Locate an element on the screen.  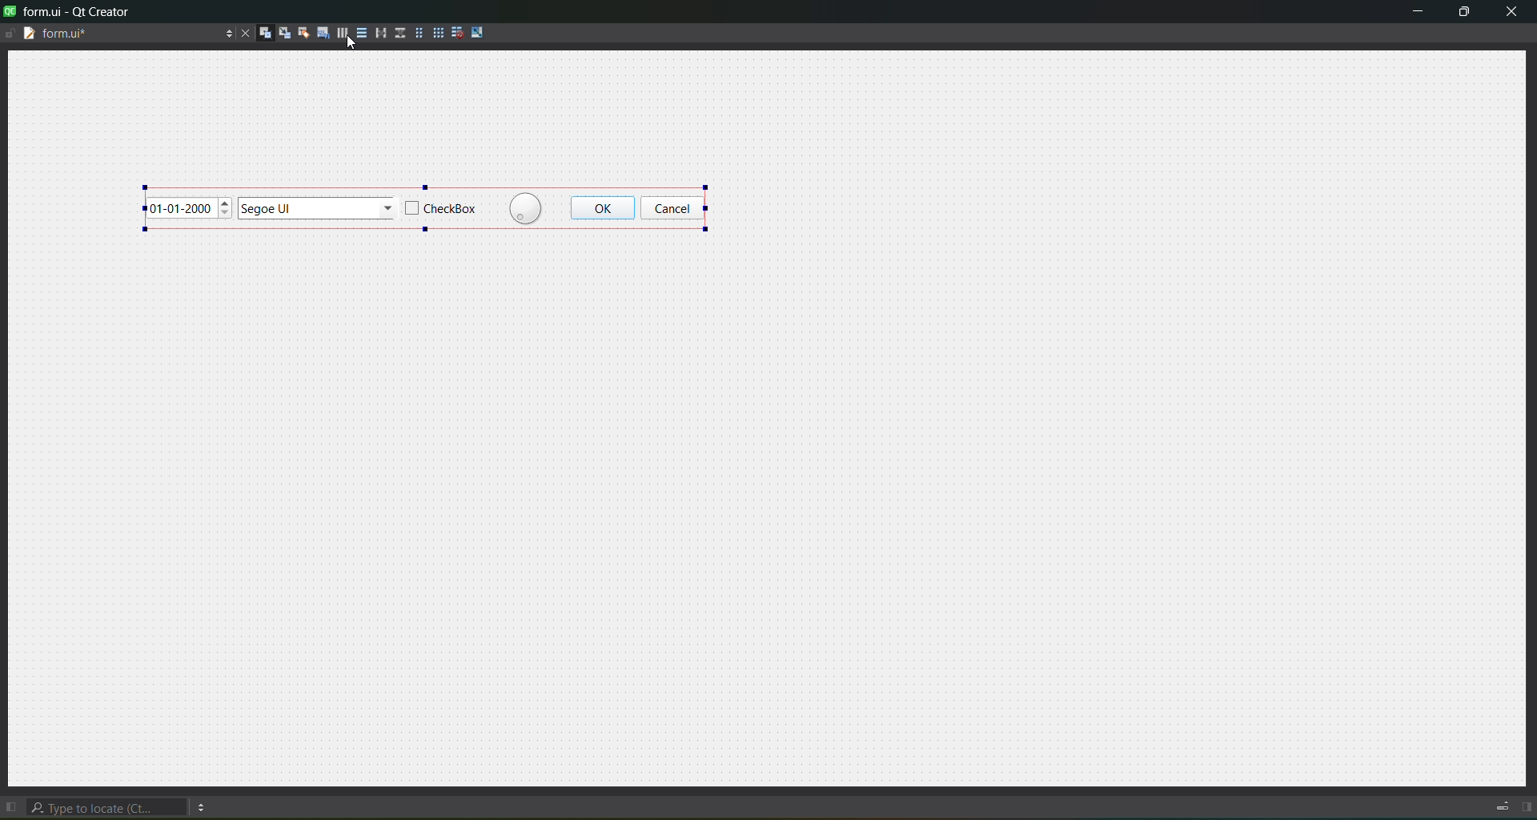
cursor is located at coordinates (351, 48).